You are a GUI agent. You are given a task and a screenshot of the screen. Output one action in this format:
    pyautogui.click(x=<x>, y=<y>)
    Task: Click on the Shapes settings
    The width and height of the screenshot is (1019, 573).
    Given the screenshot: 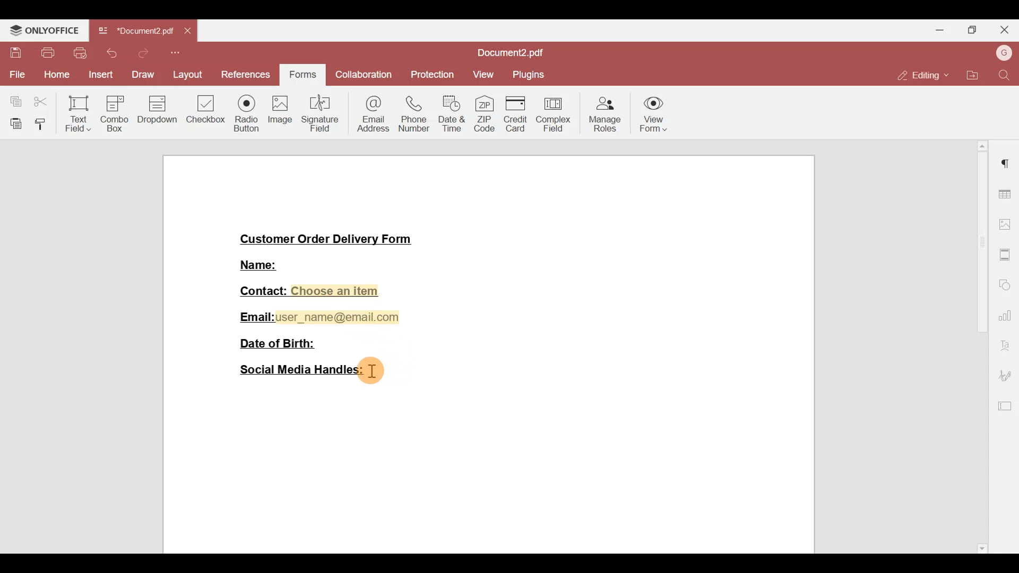 What is the action you would take?
    pyautogui.click(x=1008, y=285)
    